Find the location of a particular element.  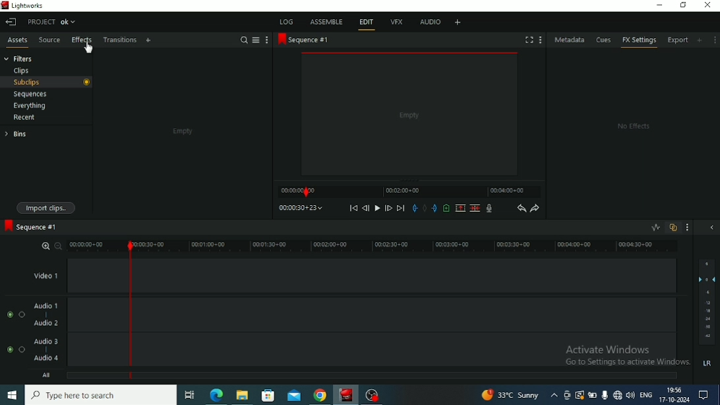

Zoom Out is located at coordinates (59, 245).